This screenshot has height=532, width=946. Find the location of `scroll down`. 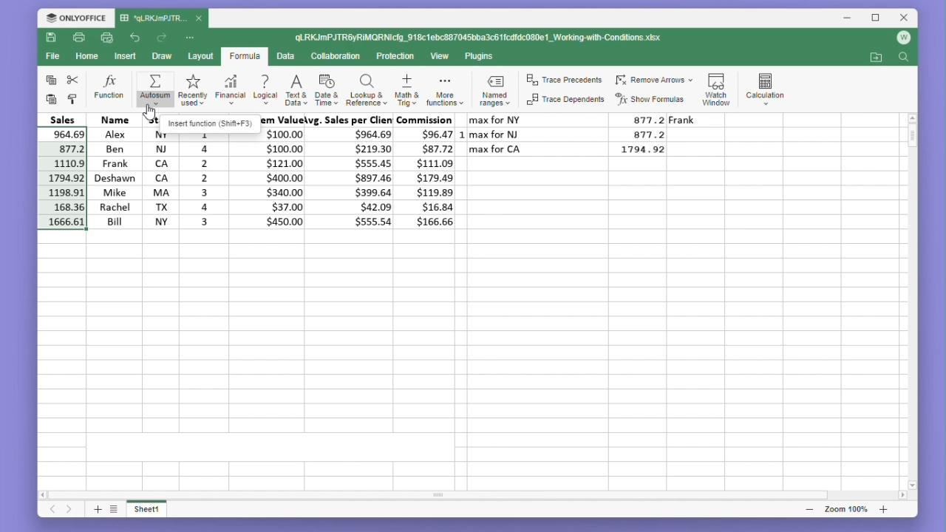

scroll down is located at coordinates (913, 485).